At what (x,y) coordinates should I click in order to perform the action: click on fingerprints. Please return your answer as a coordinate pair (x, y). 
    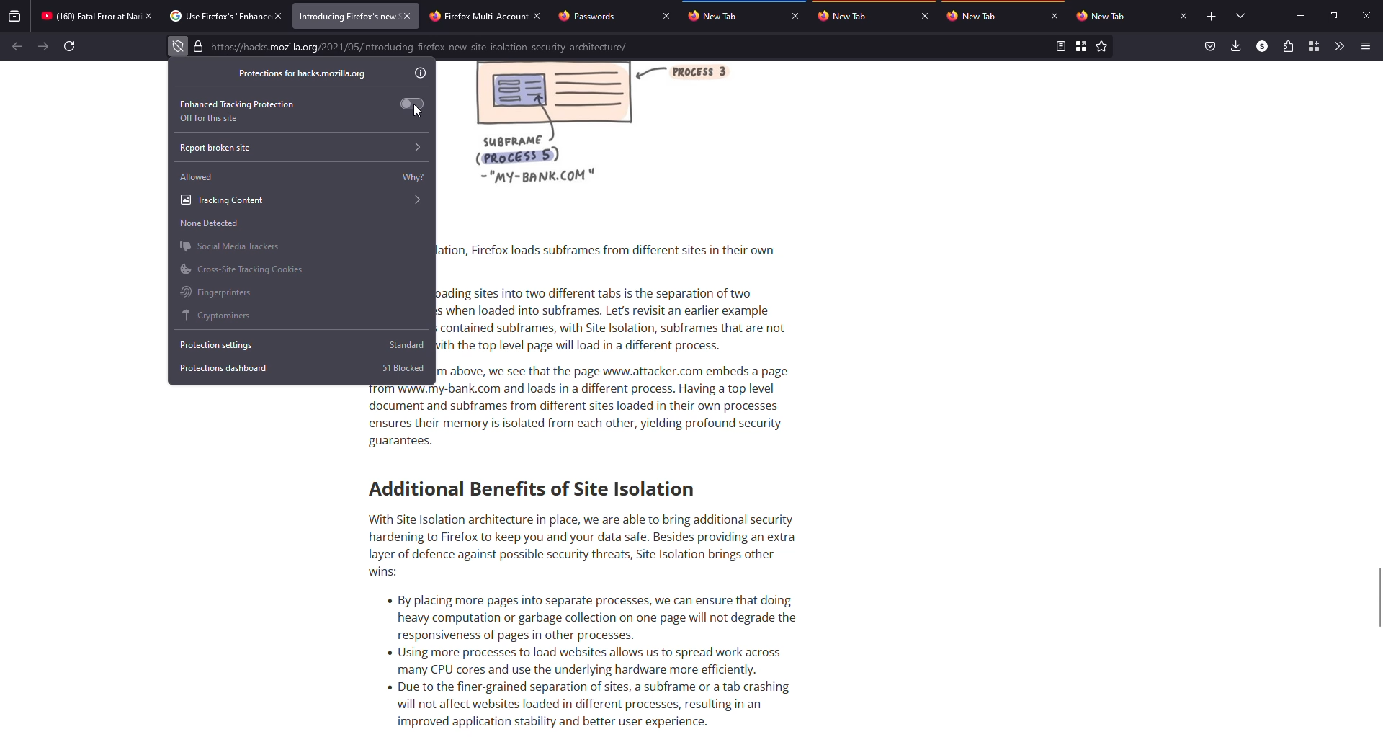
    Looking at the image, I should click on (218, 292).